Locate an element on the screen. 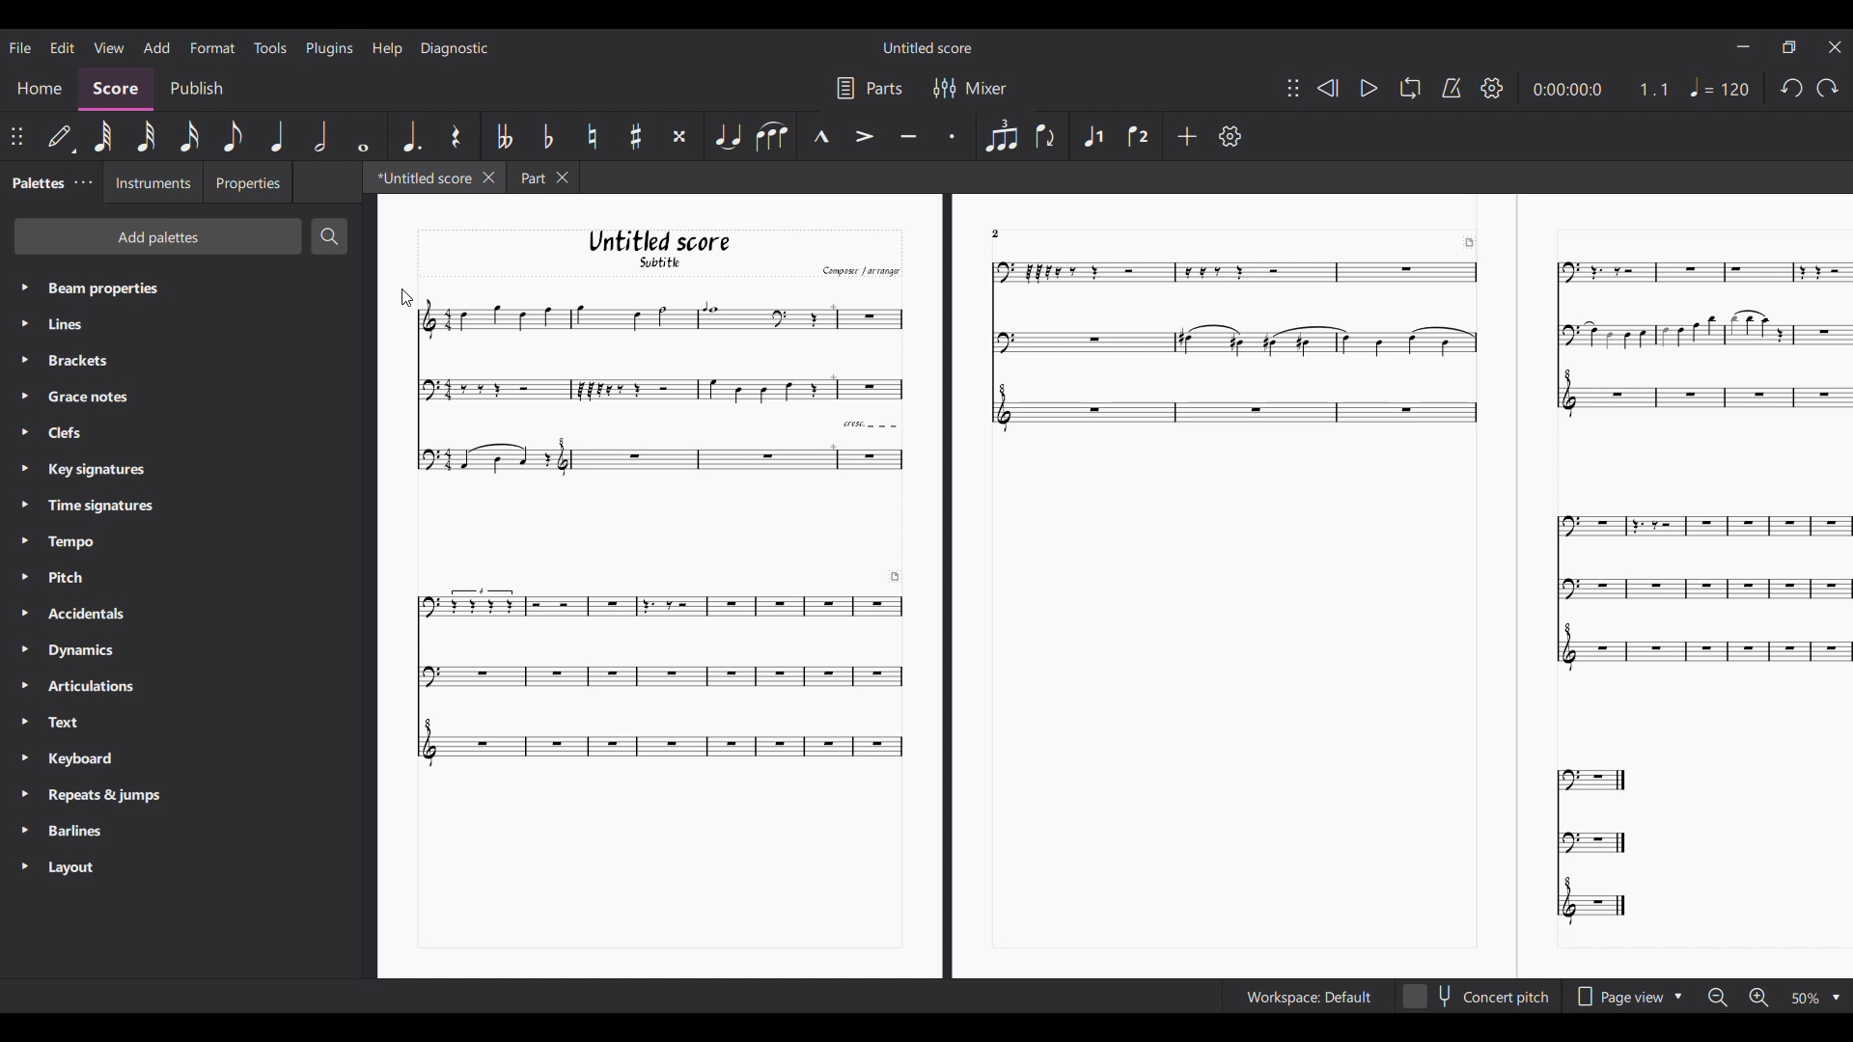 This screenshot has width=1853, height=1042. Rewind is located at coordinates (1327, 88).